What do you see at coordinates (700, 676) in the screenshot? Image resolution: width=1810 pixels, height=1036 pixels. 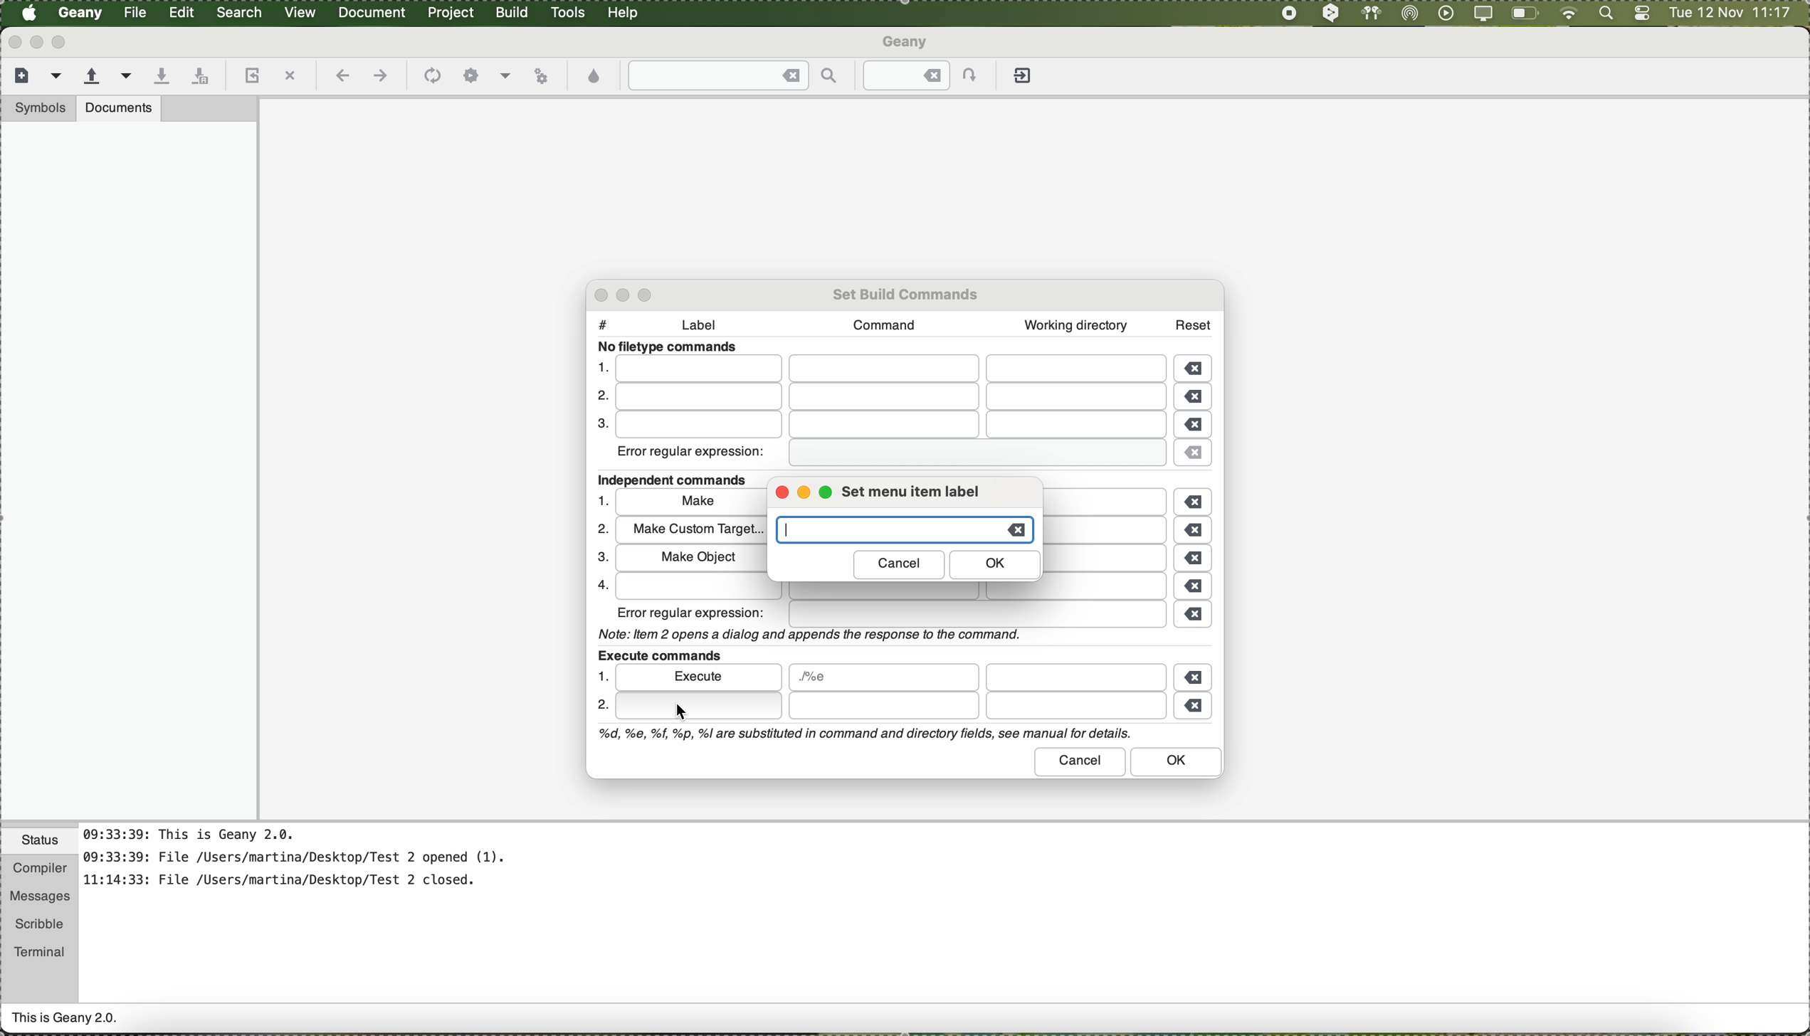 I see `execute` at bounding box center [700, 676].